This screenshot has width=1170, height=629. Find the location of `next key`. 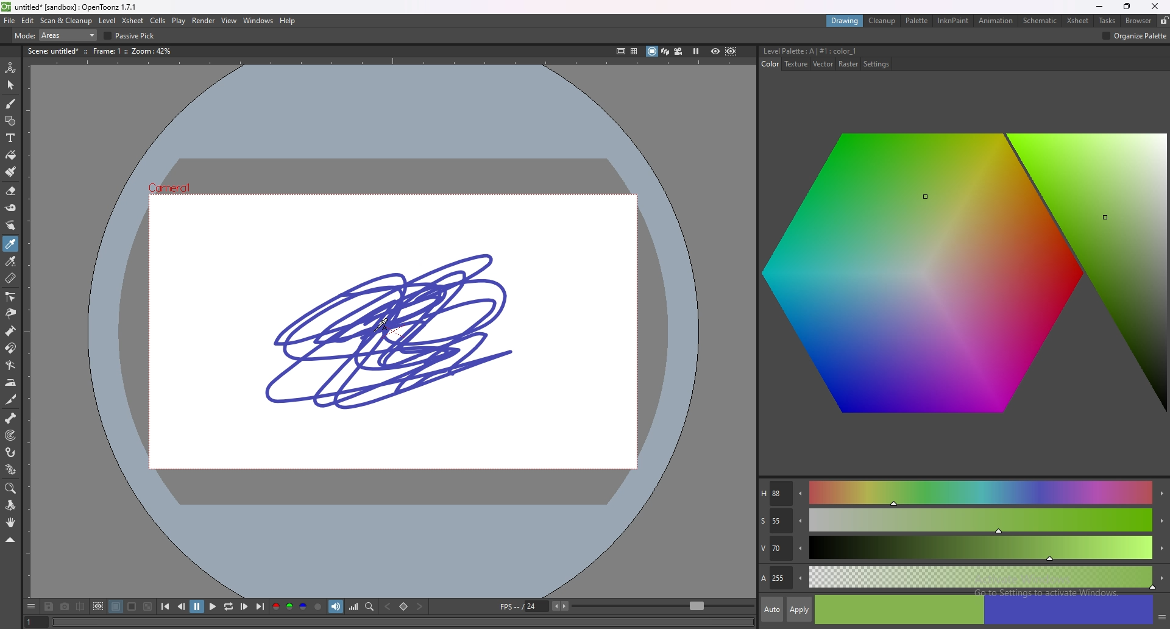

next key is located at coordinates (420, 606).